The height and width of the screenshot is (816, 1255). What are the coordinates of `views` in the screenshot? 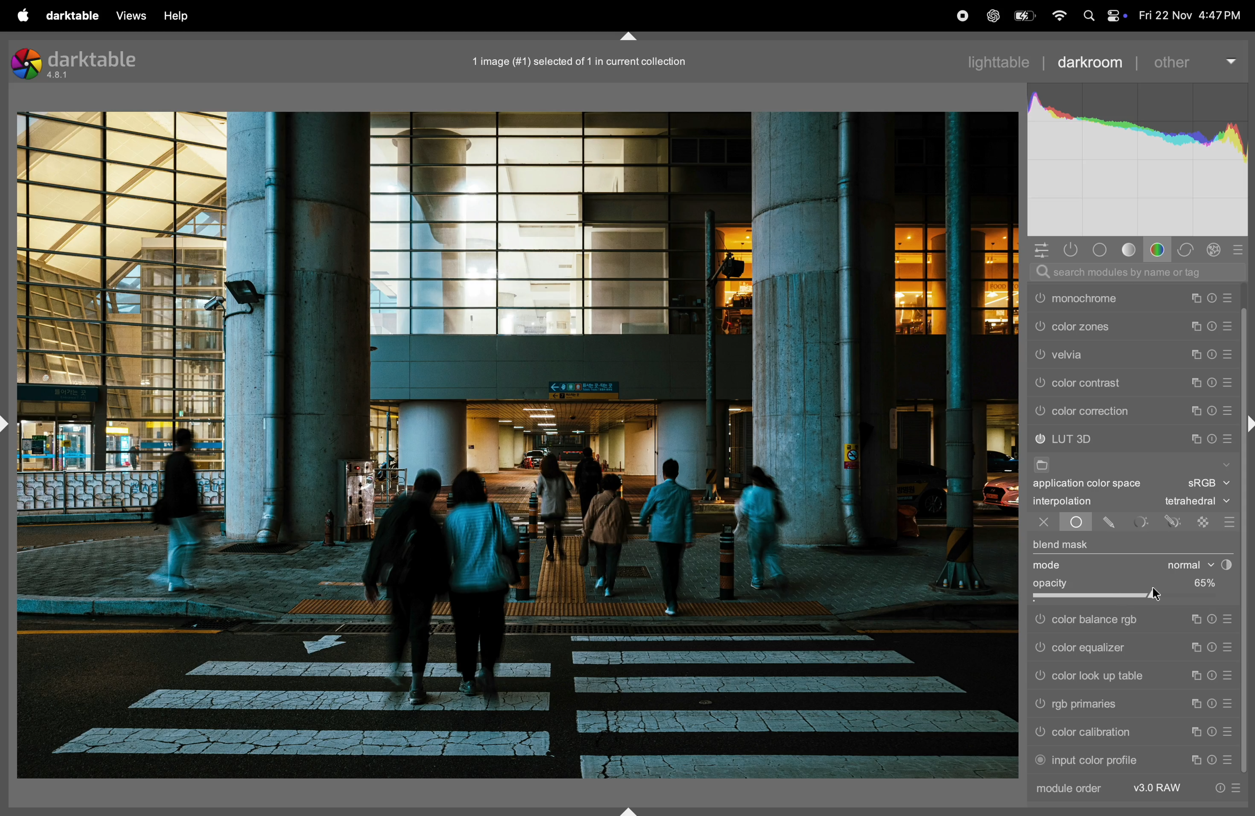 It's located at (131, 16).